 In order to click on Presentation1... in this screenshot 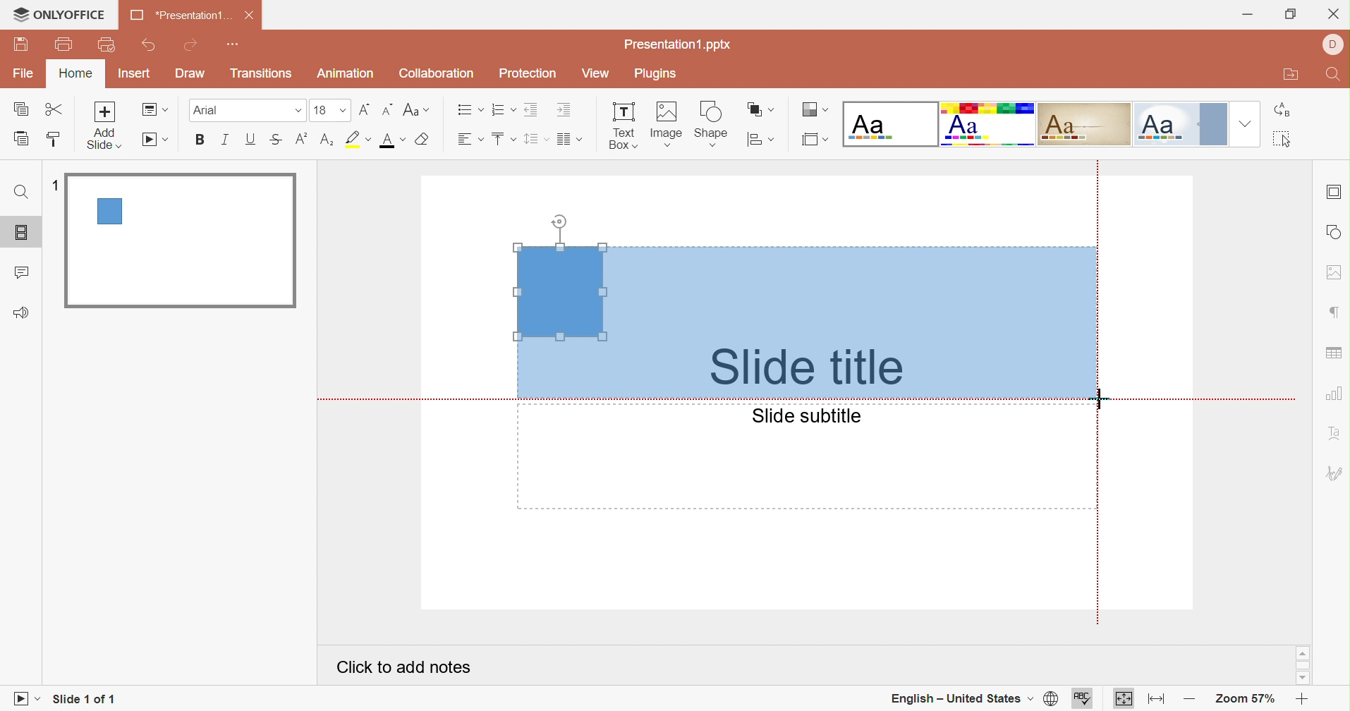, I will do `click(179, 14)`.